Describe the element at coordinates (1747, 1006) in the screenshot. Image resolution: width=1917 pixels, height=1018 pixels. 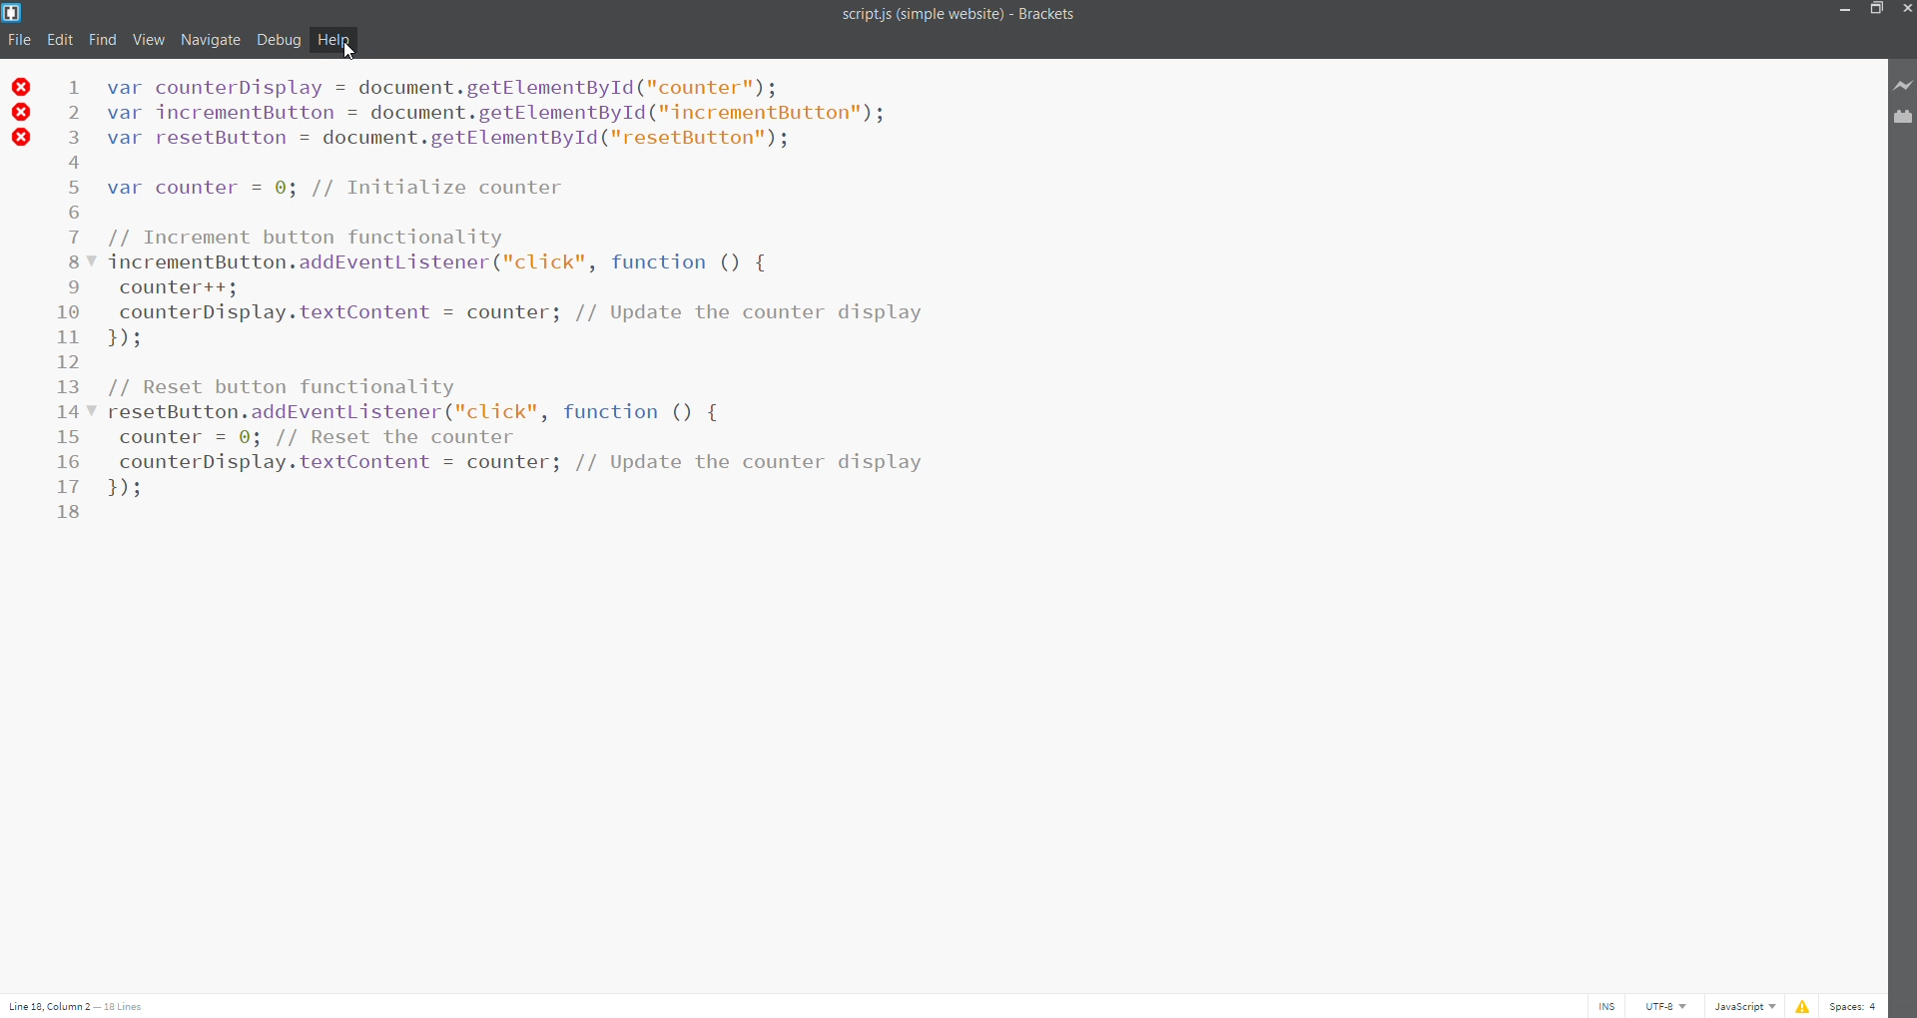
I see `javascript` at that location.